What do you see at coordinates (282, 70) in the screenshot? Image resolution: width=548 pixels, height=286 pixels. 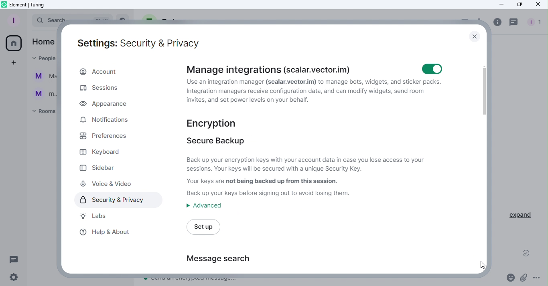 I see `Manage integrations` at bounding box center [282, 70].